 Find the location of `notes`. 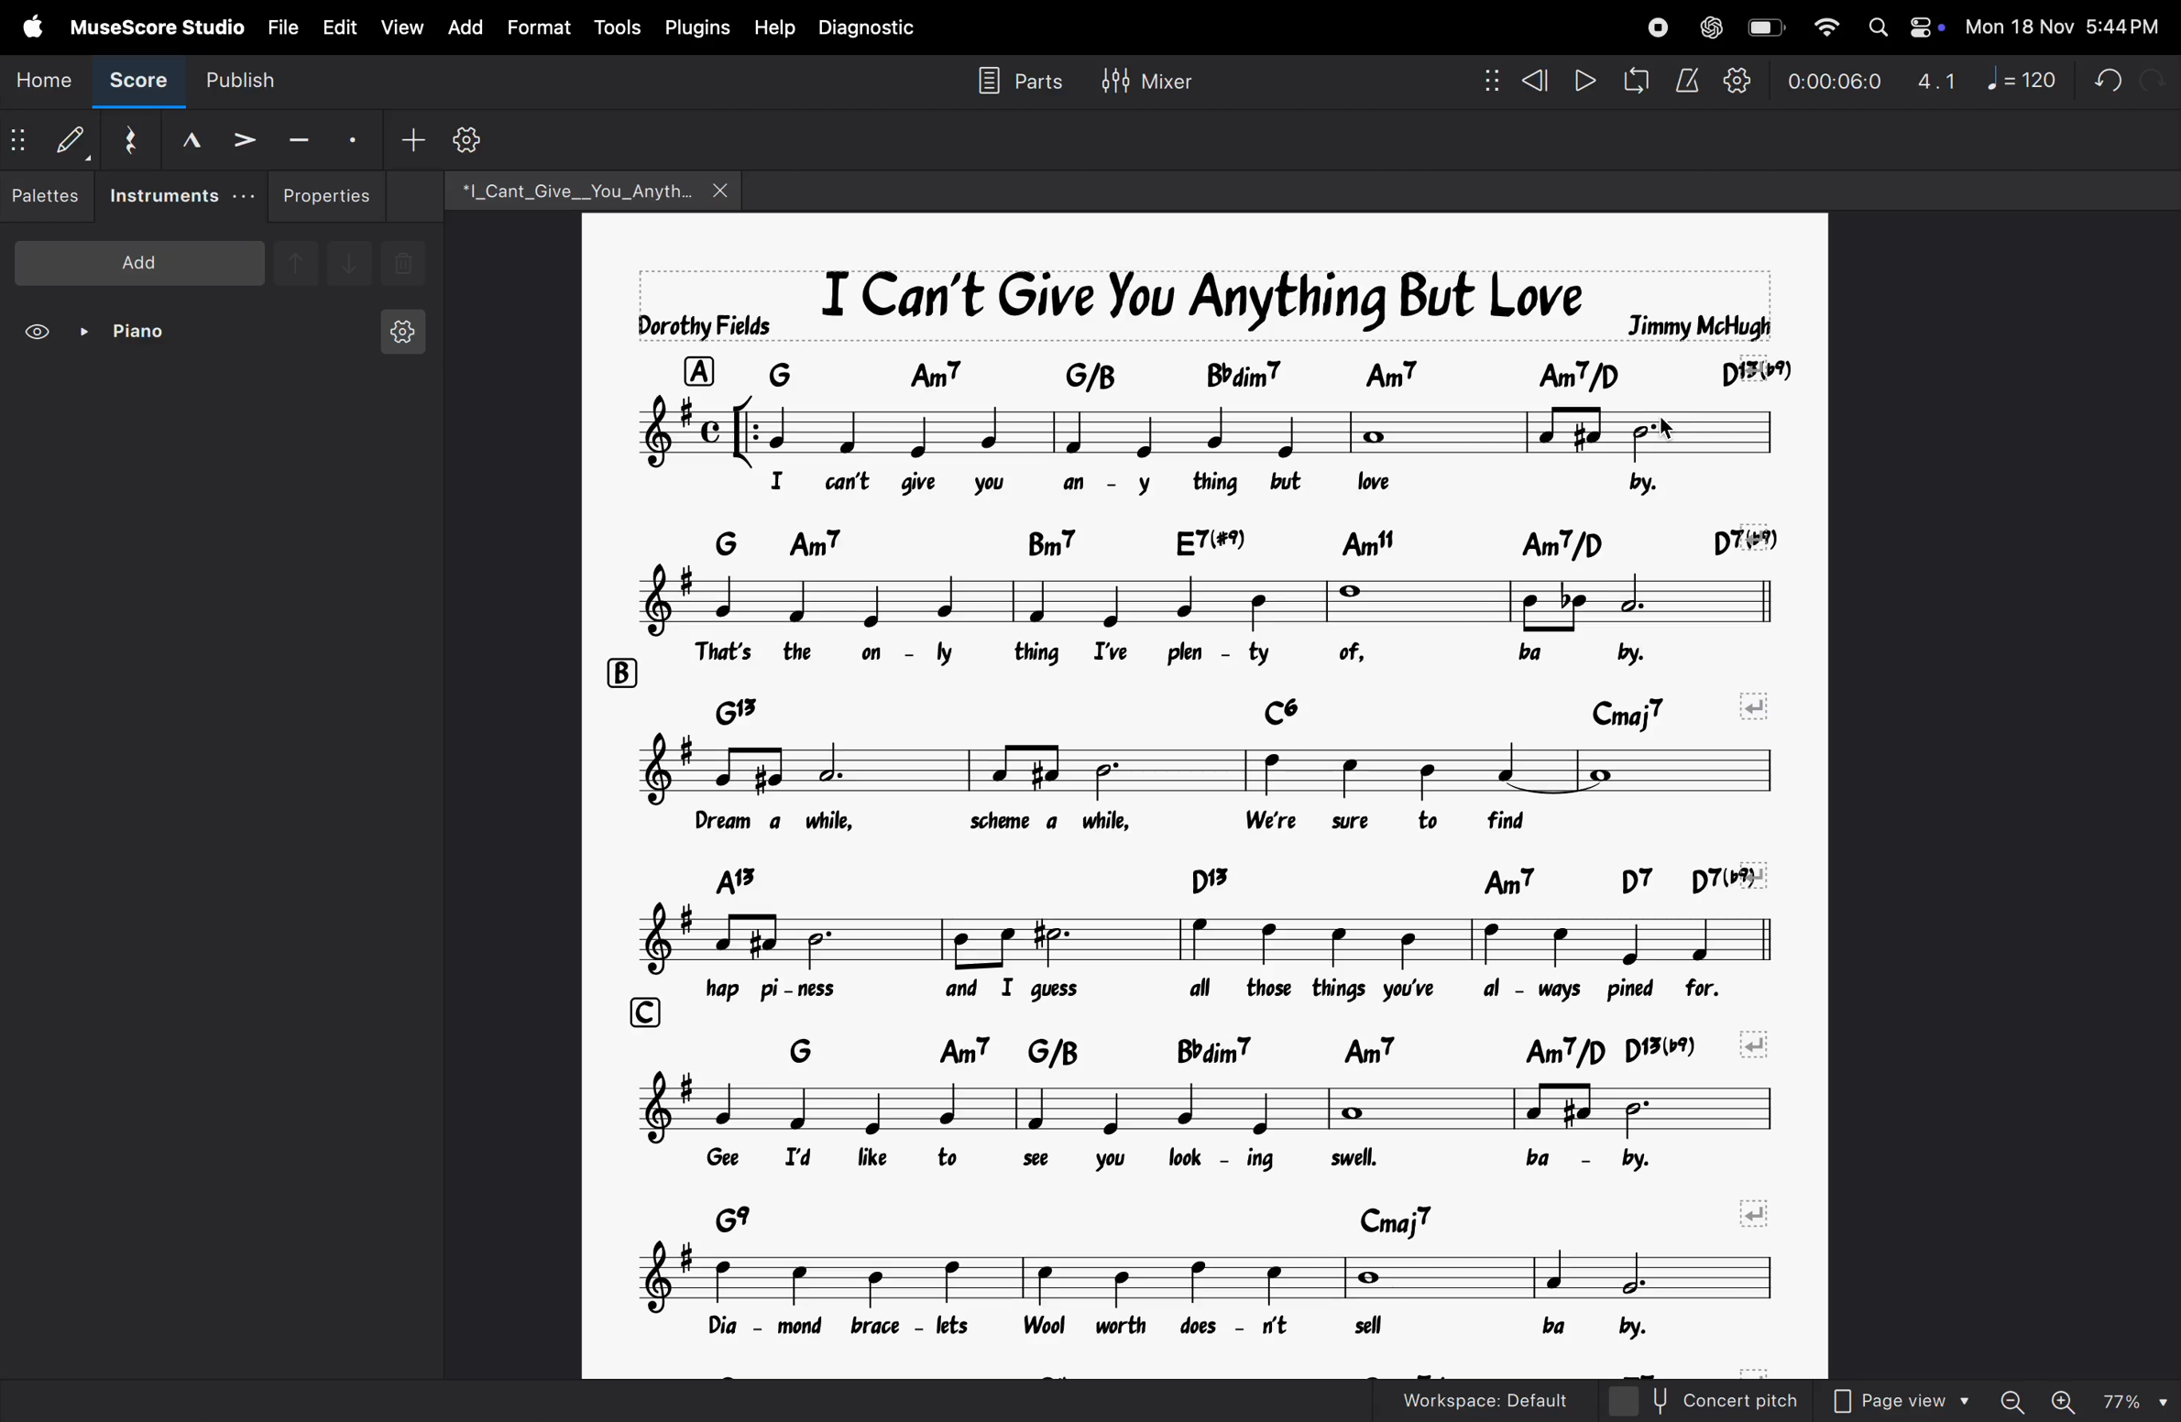

notes is located at coordinates (1212, 769).